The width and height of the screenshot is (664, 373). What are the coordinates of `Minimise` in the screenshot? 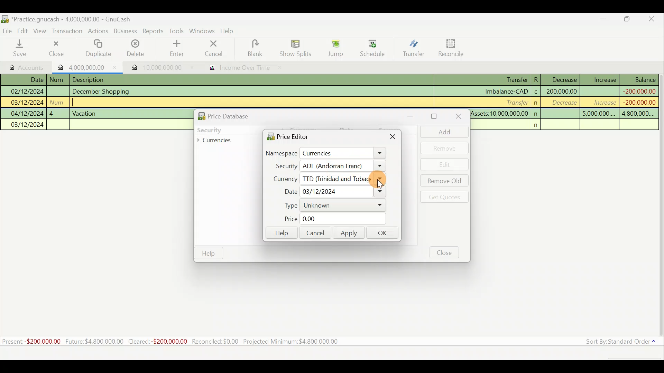 It's located at (604, 20).